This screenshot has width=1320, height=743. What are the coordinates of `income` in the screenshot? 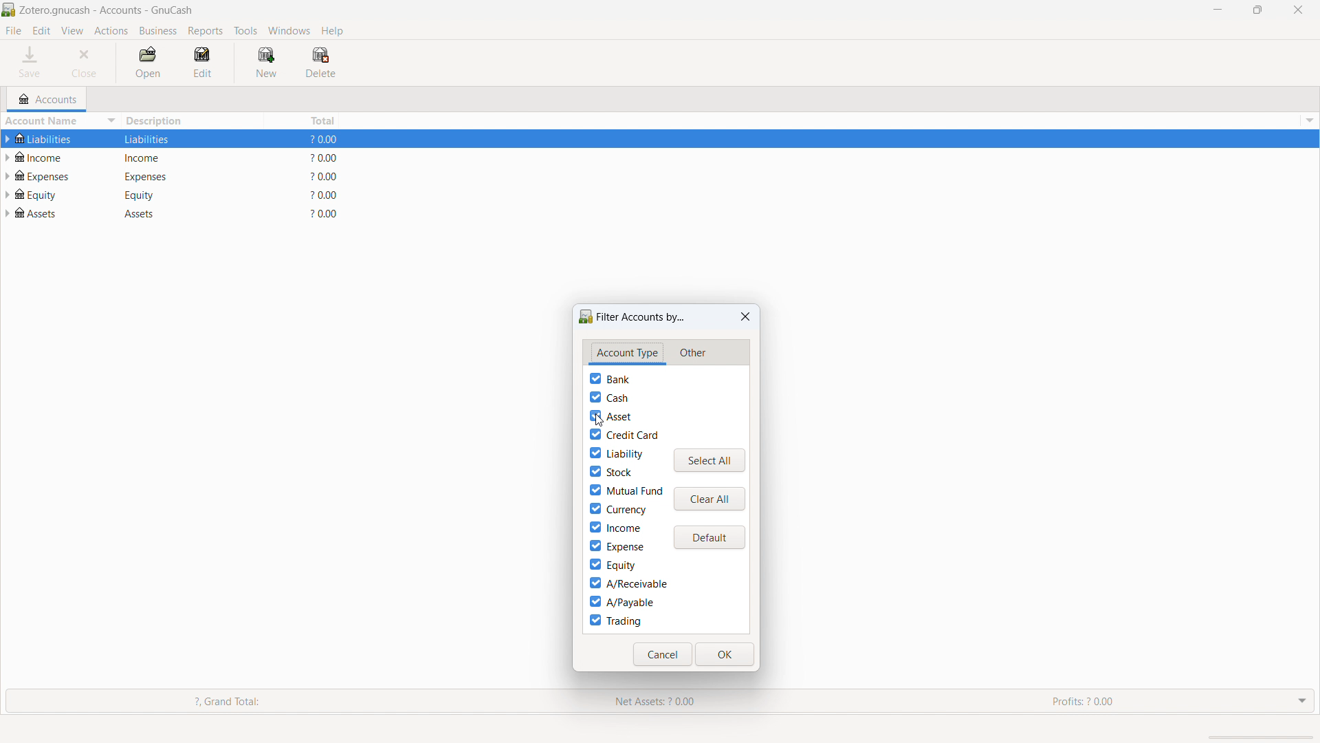 It's located at (615, 527).